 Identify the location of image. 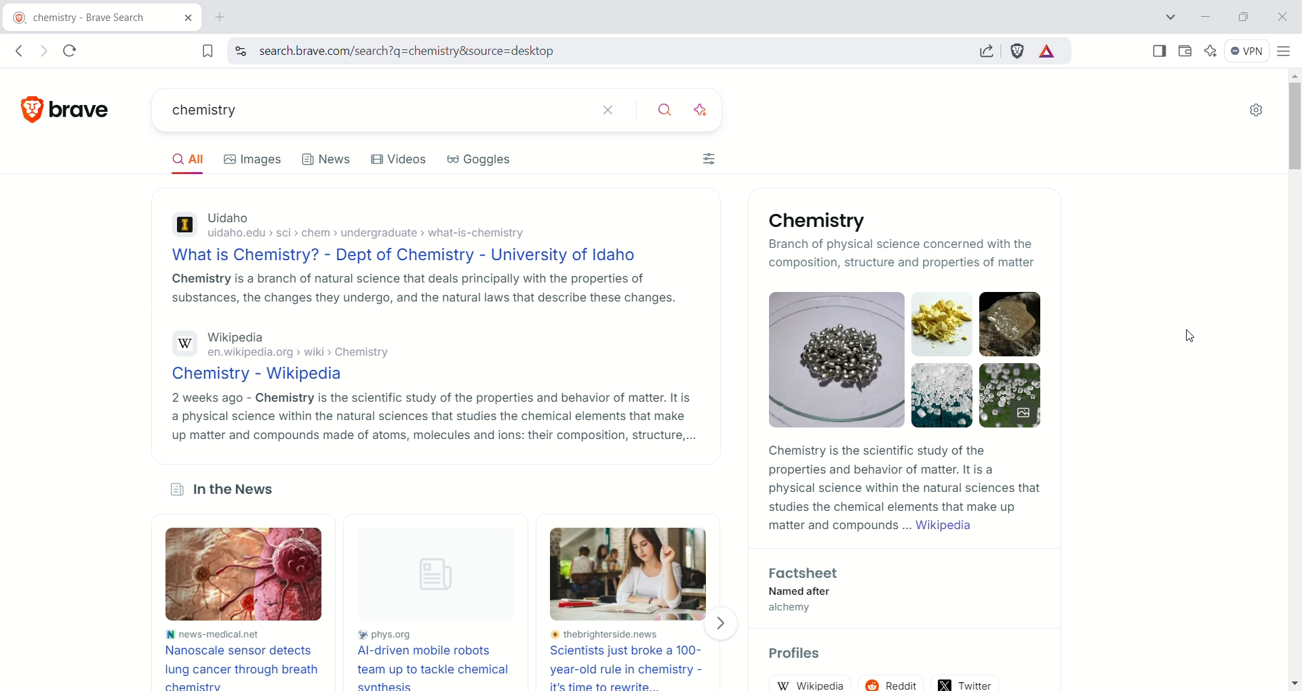
(254, 576).